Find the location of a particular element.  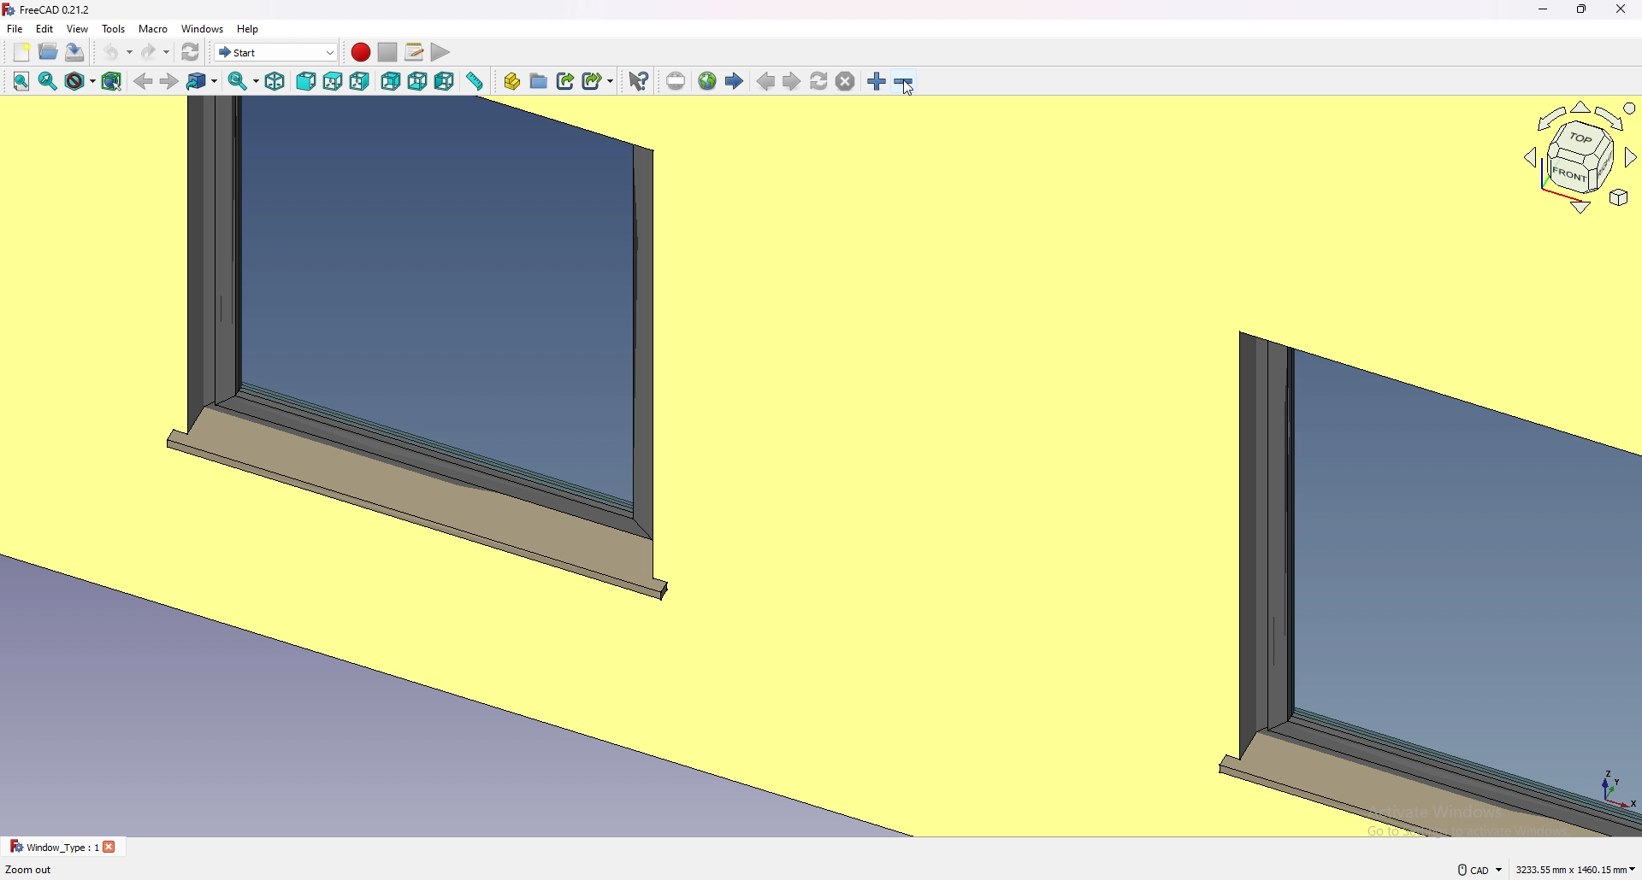

description is located at coordinates (30, 870).